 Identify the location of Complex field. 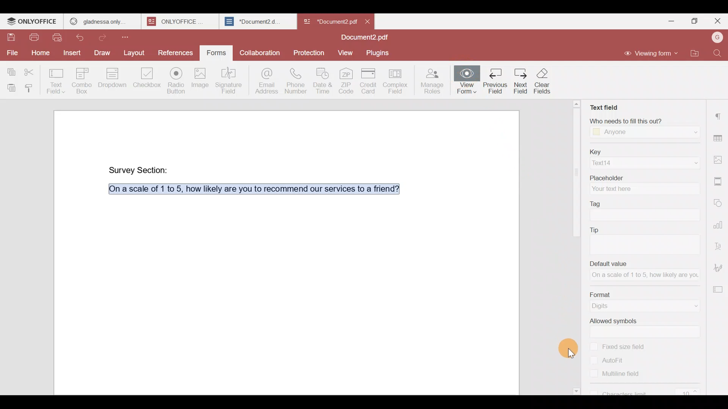
(398, 80).